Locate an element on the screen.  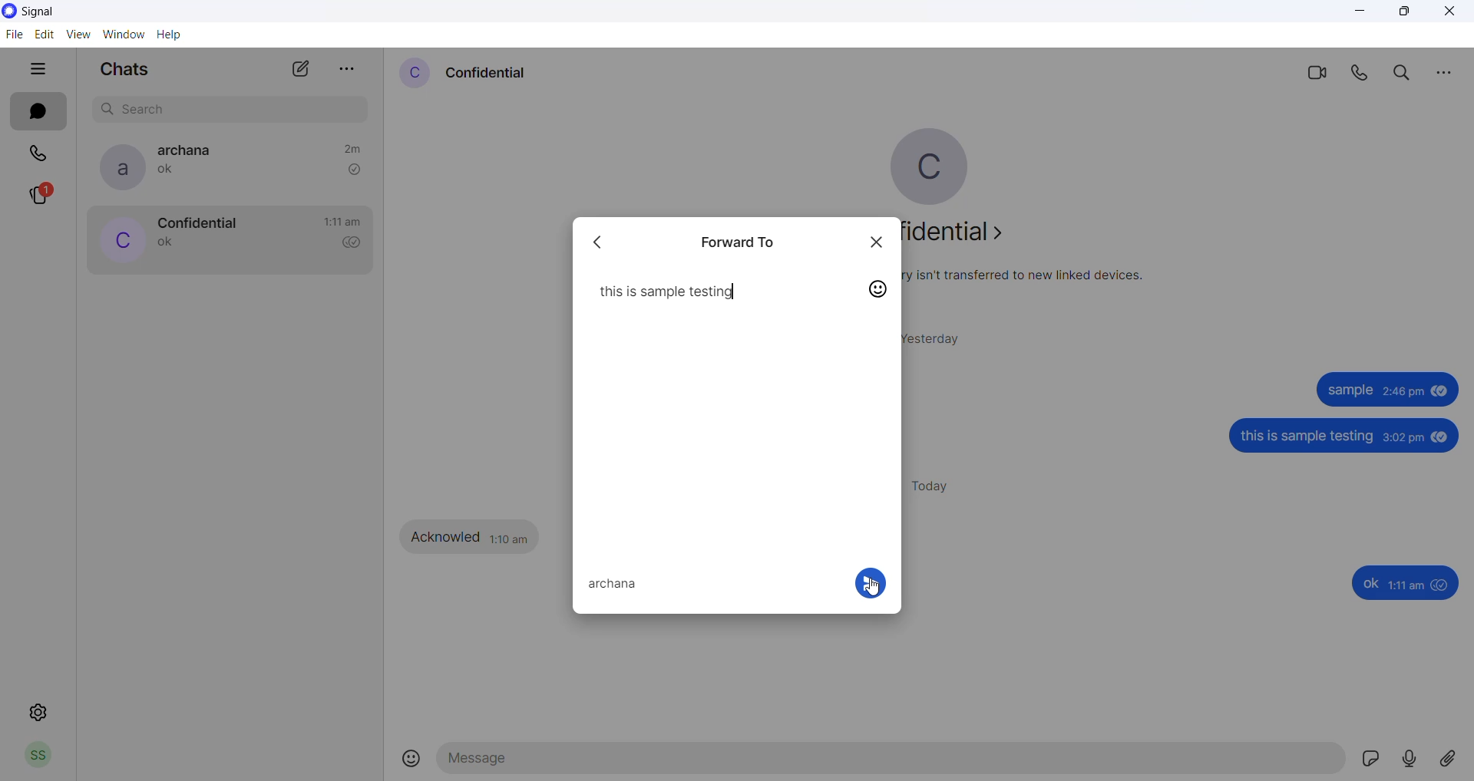
chats heading is located at coordinates (124, 72).